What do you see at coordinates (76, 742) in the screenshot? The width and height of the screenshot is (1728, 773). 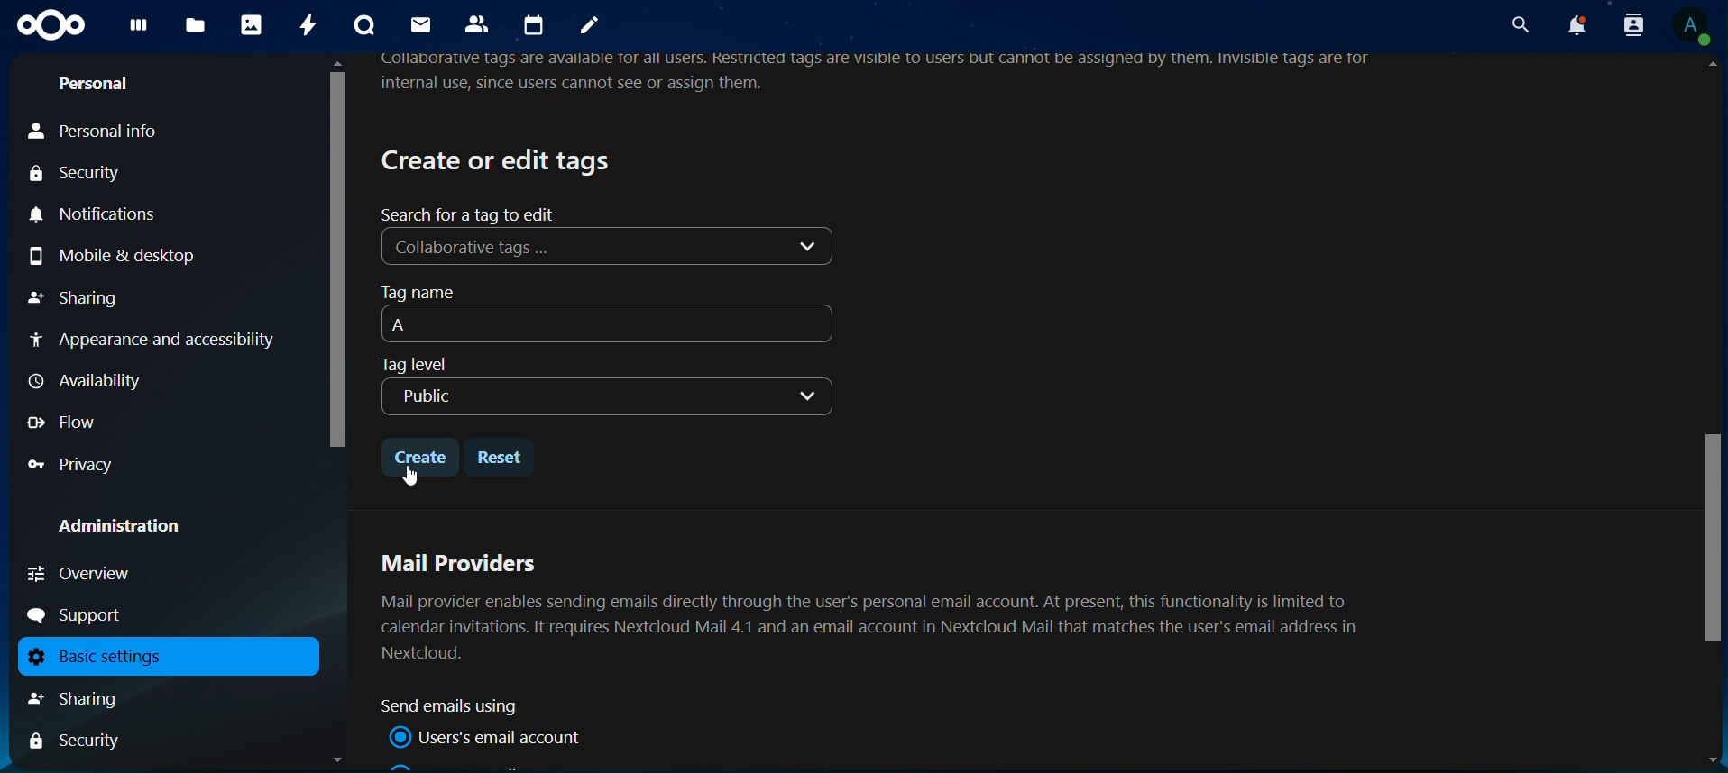 I see `Security` at bounding box center [76, 742].